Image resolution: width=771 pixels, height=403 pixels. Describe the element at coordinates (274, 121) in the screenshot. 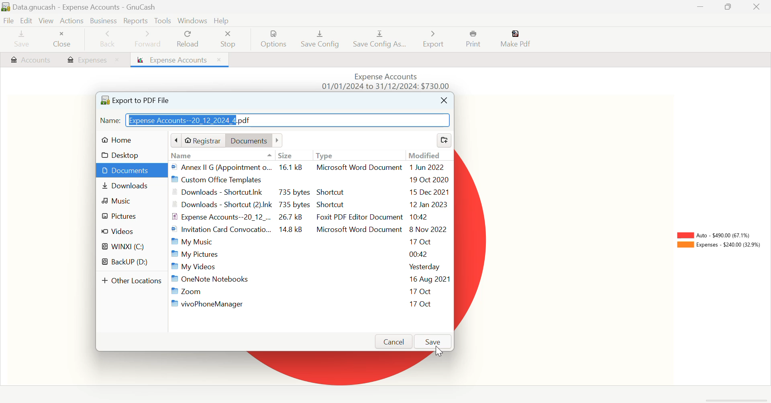

I see `Name: Expense Accounts-20_12-2024_4.pdf` at that location.